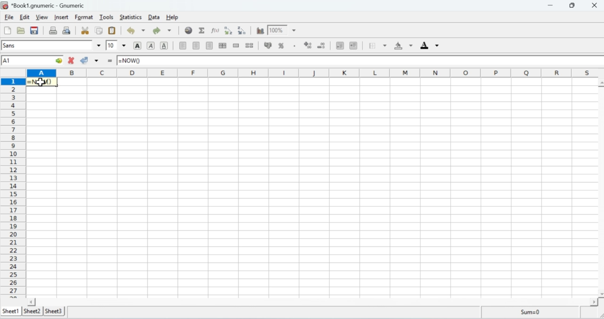 This screenshot has height=319, width=604. I want to click on Statistics, so click(131, 17).